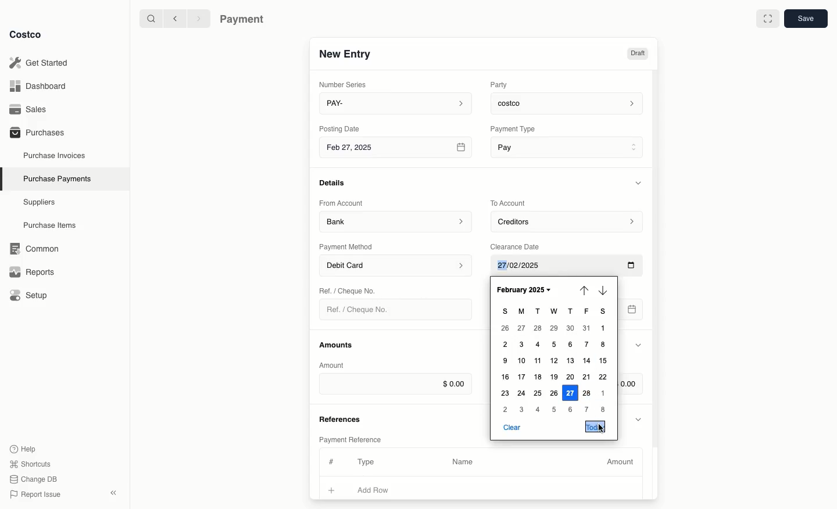 The image size is (837, 509). What do you see at coordinates (555, 360) in the screenshot?
I see `Dates` at bounding box center [555, 360].